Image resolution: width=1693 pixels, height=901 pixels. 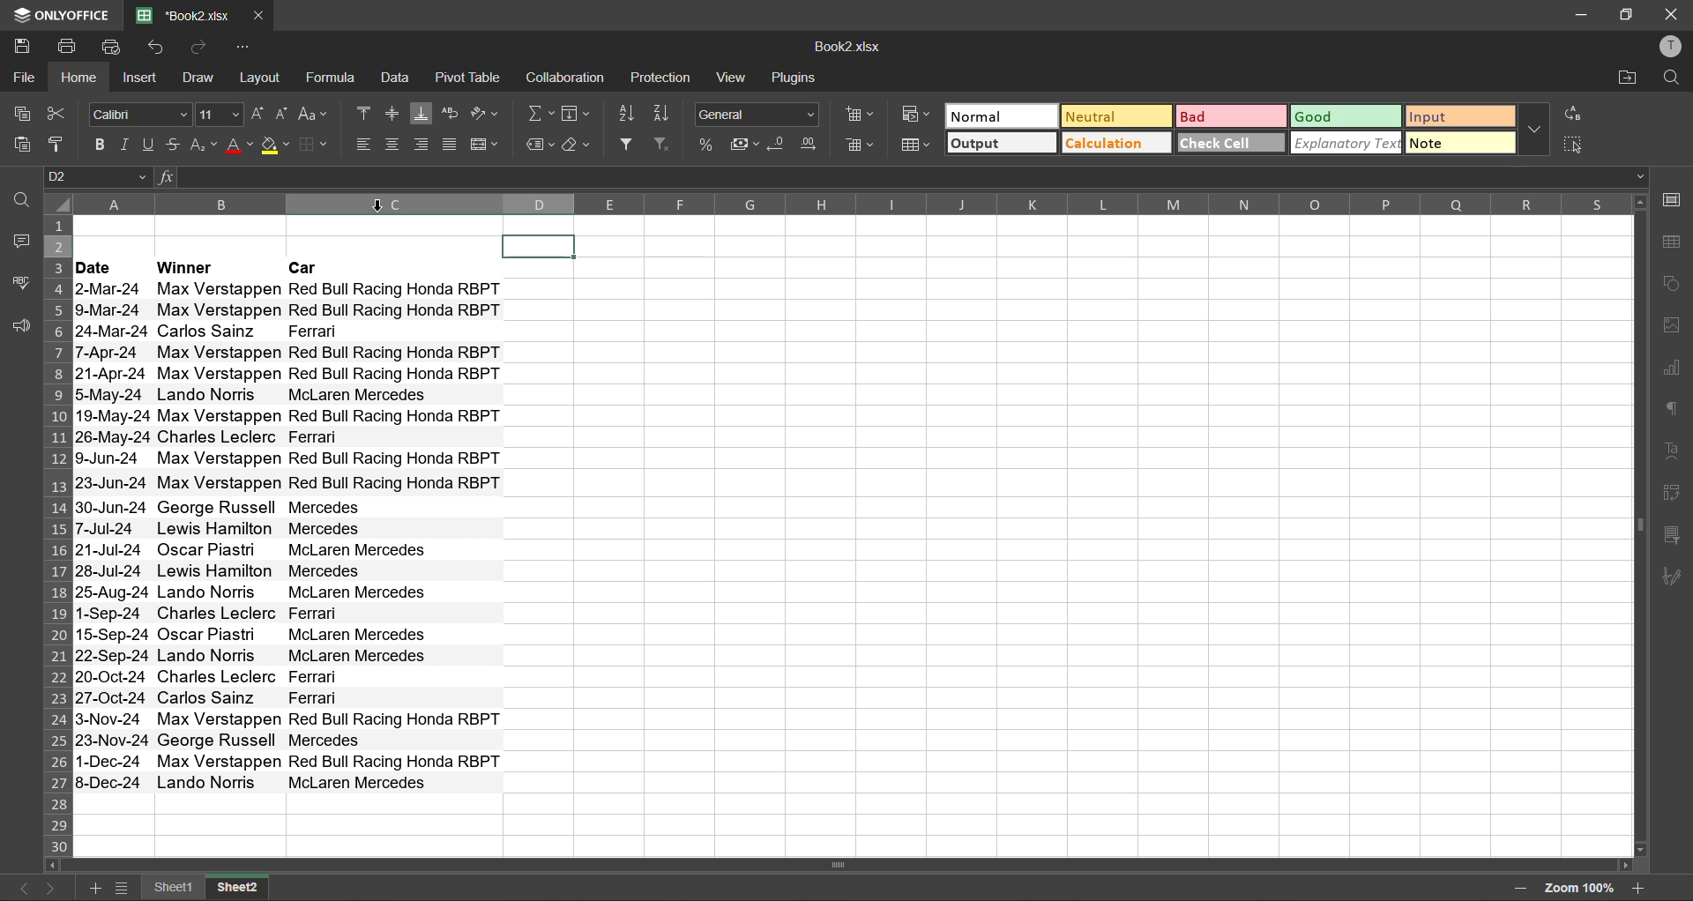 What do you see at coordinates (918, 115) in the screenshot?
I see `conditional formatting` at bounding box center [918, 115].